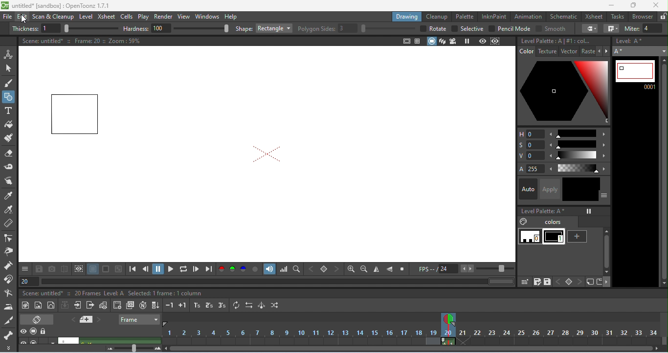 This screenshot has width=668, height=353. Describe the element at coordinates (183, 268) in the screenshot. I see `loop` at that location.